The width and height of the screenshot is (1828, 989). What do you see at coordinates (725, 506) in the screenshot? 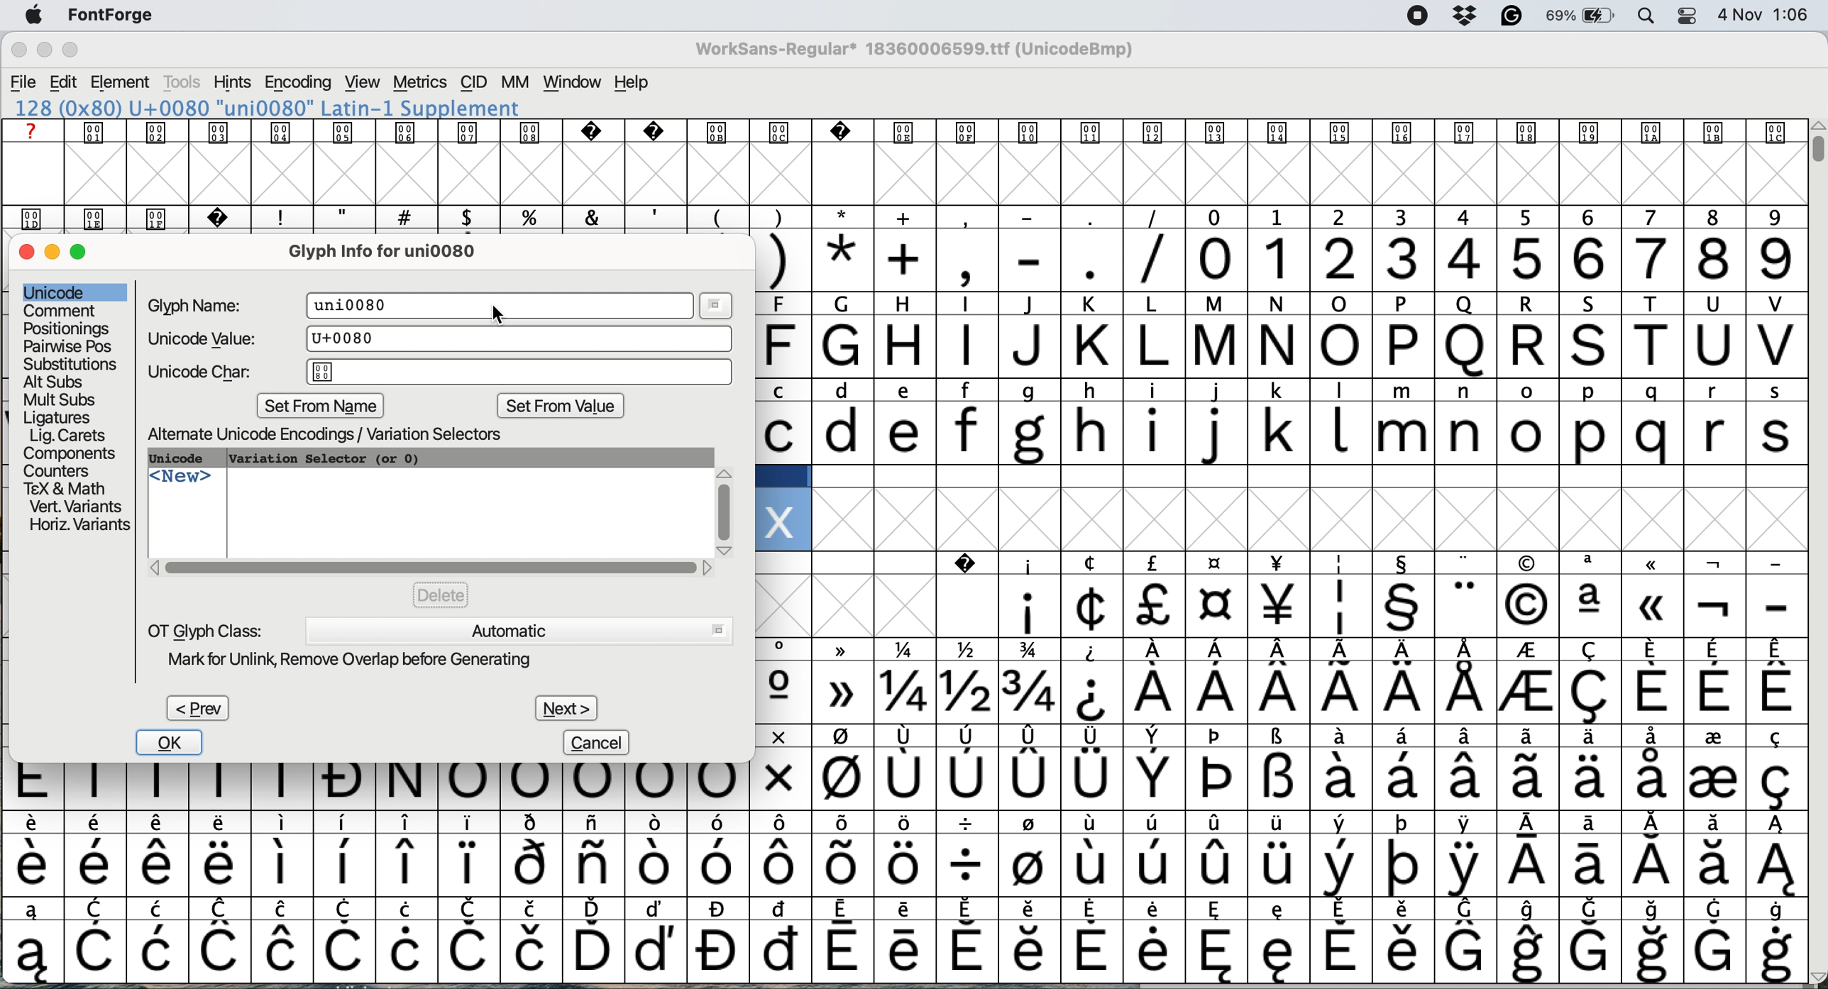
I see `vertical scroll bar` at bounding box center [725, 506].